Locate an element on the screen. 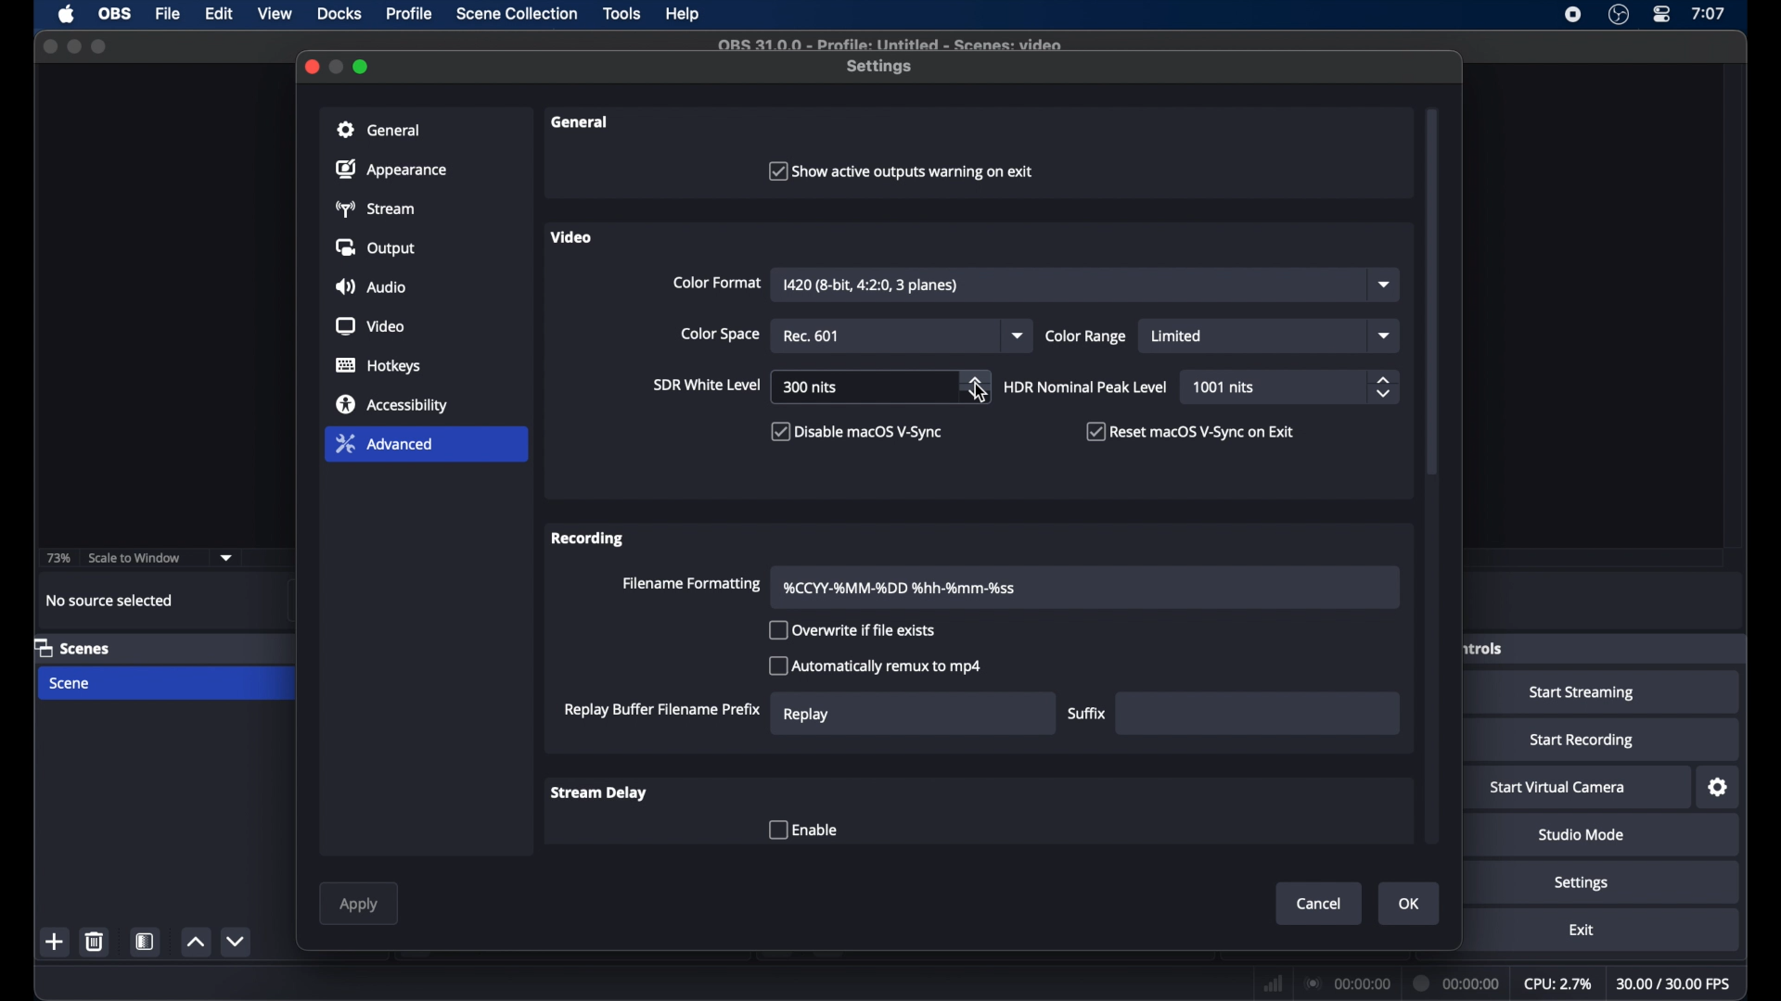 The width and height of the screenshot is (1781, 1001). cpu is located at coordinates (1558, 984).